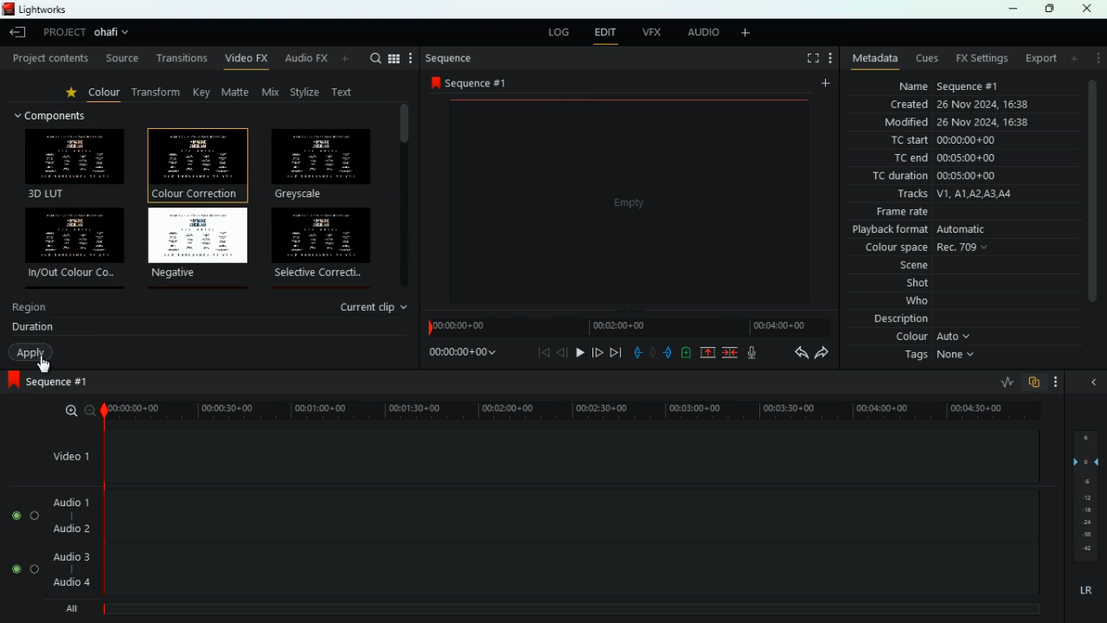  What do you see at coordinates (7, 9) in the screenshot?
I see `lightworks logo` at bounding box center [7, 9].